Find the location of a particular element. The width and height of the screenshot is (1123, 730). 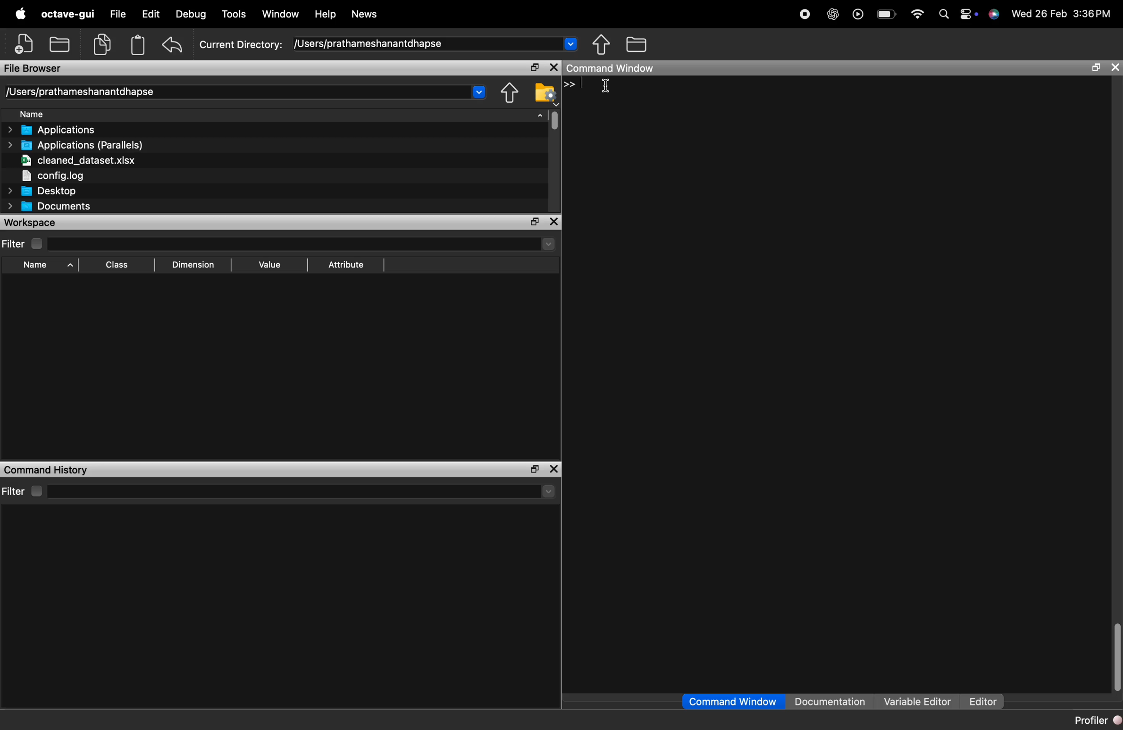

News is located at coordinates (363, 14).